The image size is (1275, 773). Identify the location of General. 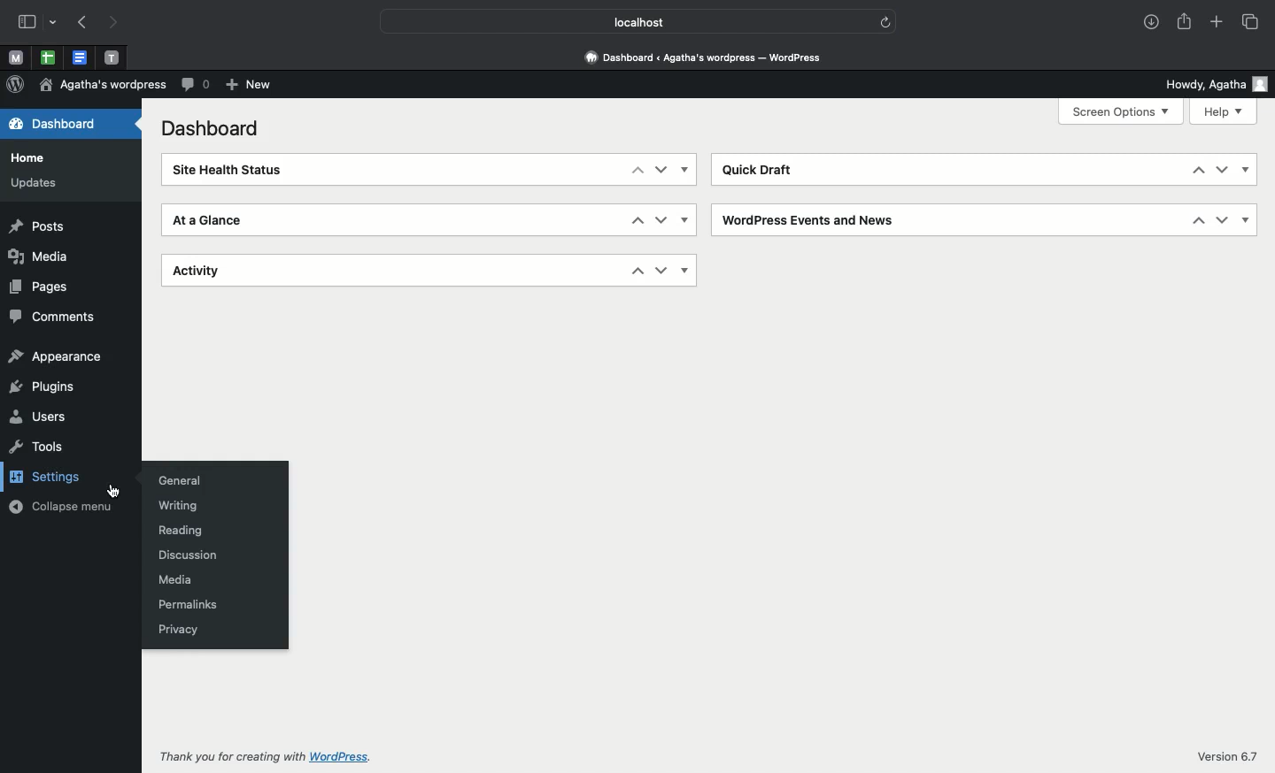
(174, 481).